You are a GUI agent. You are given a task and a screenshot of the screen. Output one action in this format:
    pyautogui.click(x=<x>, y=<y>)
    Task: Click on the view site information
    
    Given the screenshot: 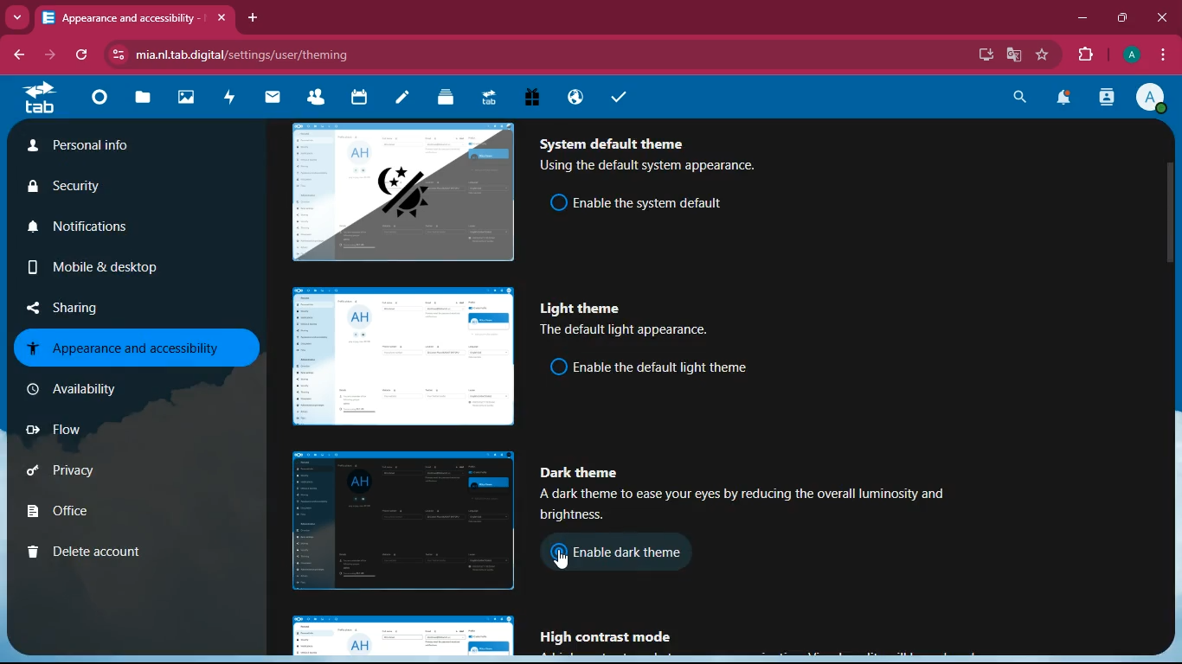 What is the action you would take?
    pyautogui.click(x=120, y=55)
    